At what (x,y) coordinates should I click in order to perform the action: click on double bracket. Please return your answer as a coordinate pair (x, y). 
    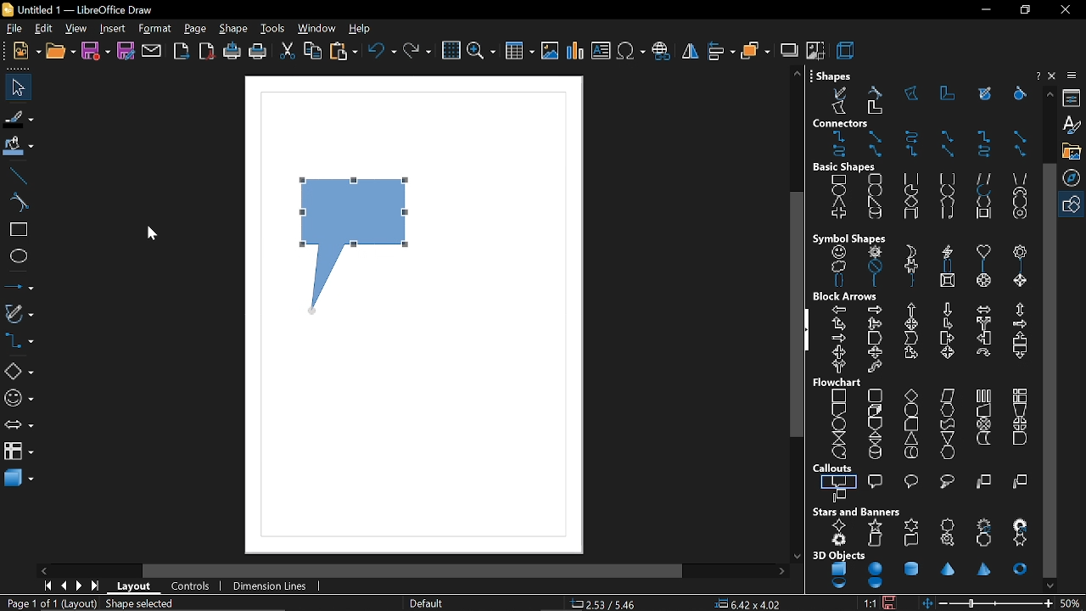
    Looking at the image, I should click on (947, 268).